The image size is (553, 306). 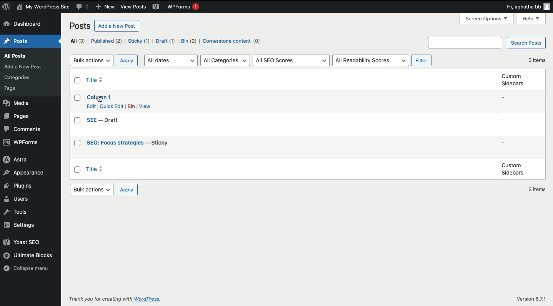 I want to click on Checkbox, so click(x=78, y=143).